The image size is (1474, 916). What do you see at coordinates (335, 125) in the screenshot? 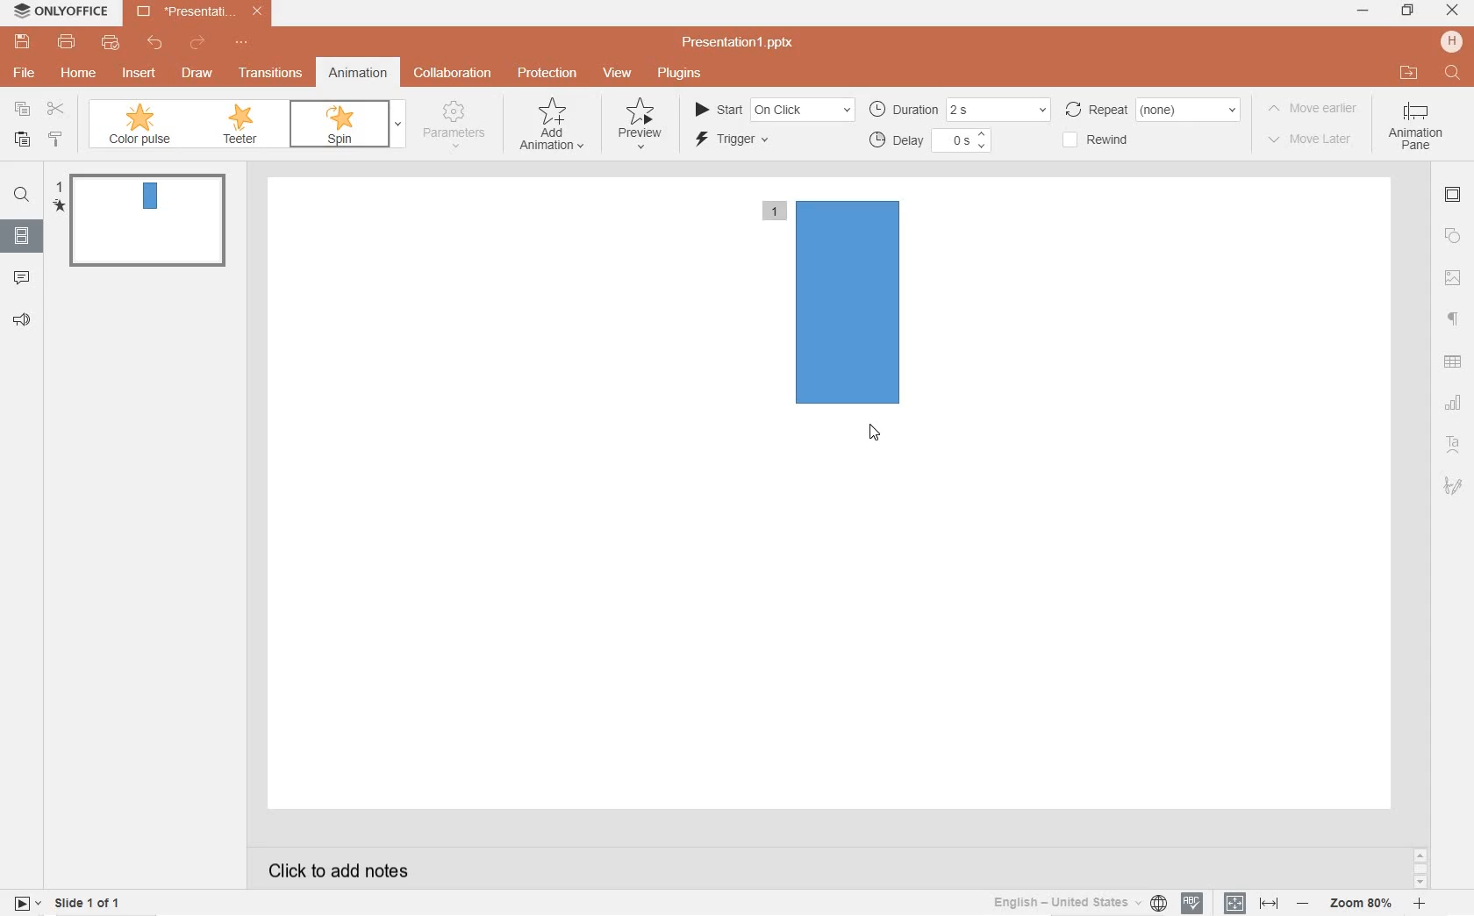
I see `spin animation selected` at bounding box center [335, 125].